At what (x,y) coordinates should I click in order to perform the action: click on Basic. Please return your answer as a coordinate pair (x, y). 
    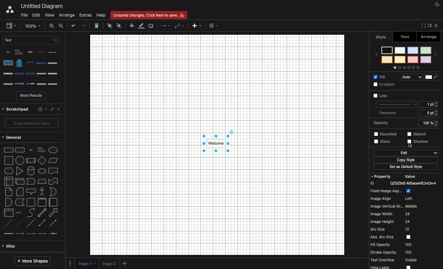
    Looking at the image, I should click on (31, 212).